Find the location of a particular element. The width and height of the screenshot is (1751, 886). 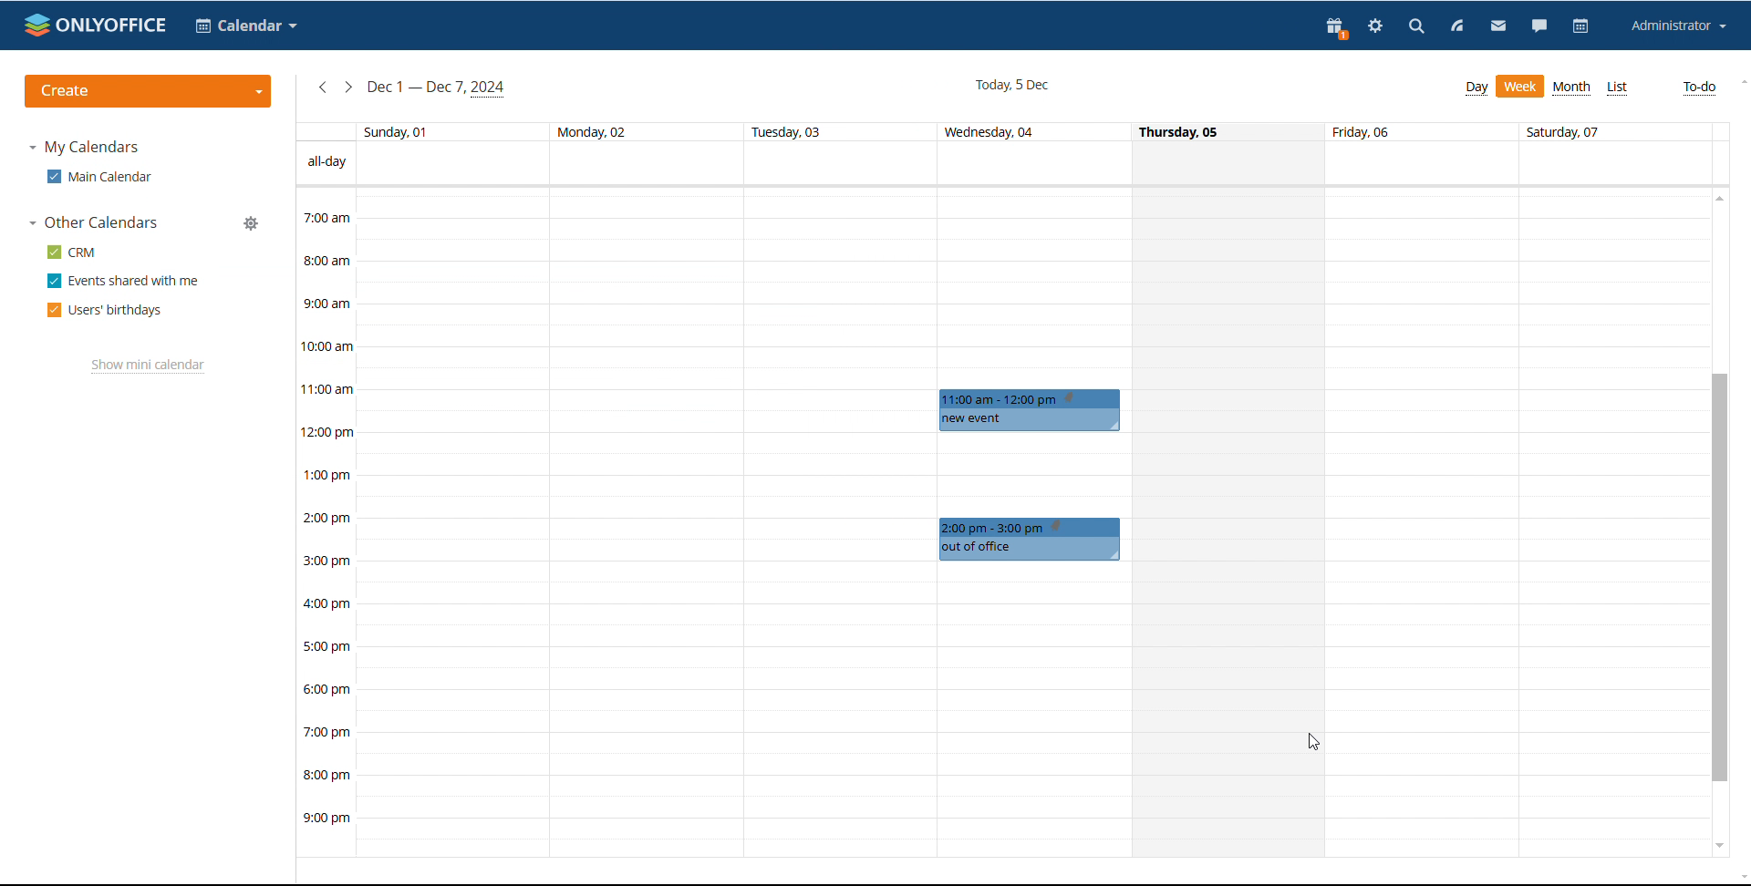

my calendars is located at coordinates (83, 148).